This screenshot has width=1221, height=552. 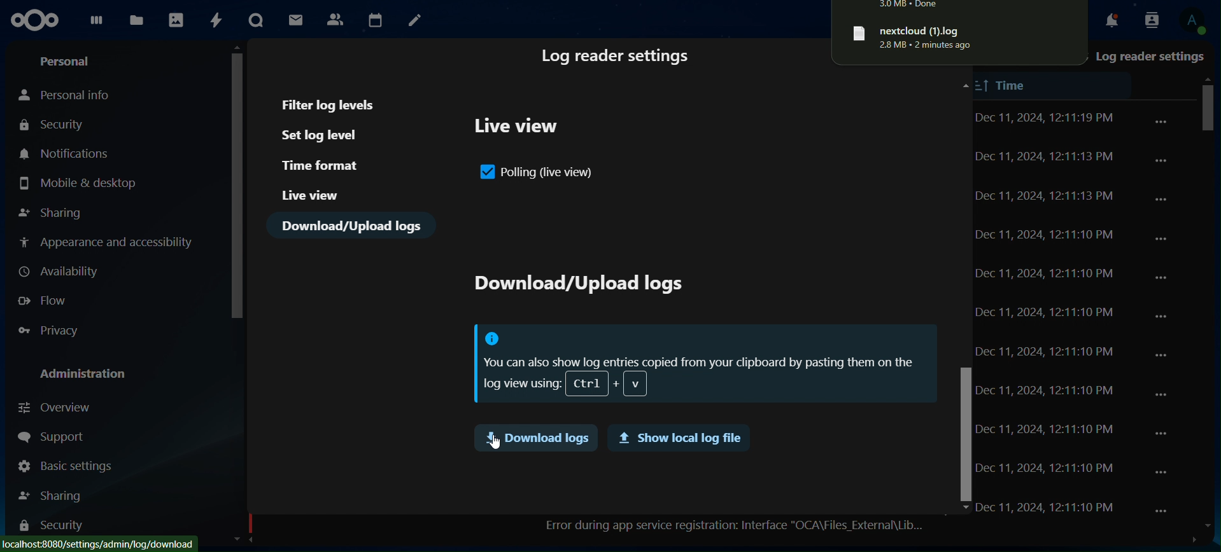 What do you see at coordinates (535, 438) in the screenshot?
I see `download logs` at bounding box center [535, 438].